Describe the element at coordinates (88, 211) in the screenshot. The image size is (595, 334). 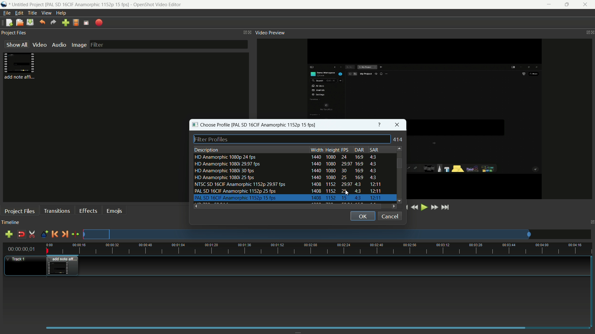
I see `effects` at that location.